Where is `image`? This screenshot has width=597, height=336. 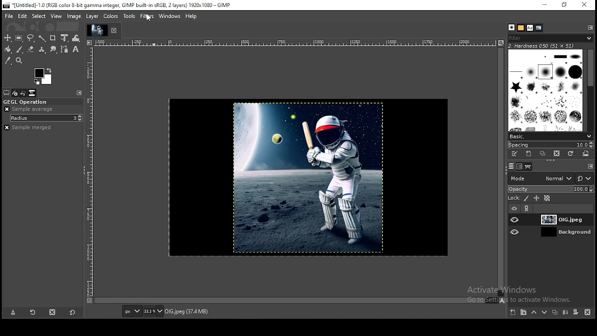 image is located at coordinates (310, 178).